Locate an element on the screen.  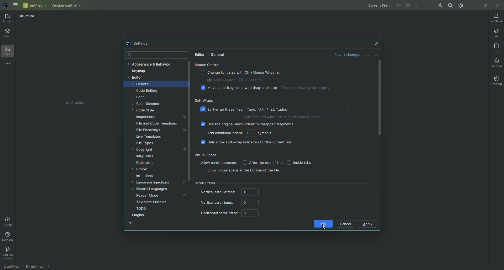
More Tools is located at coordinates (9, 65).